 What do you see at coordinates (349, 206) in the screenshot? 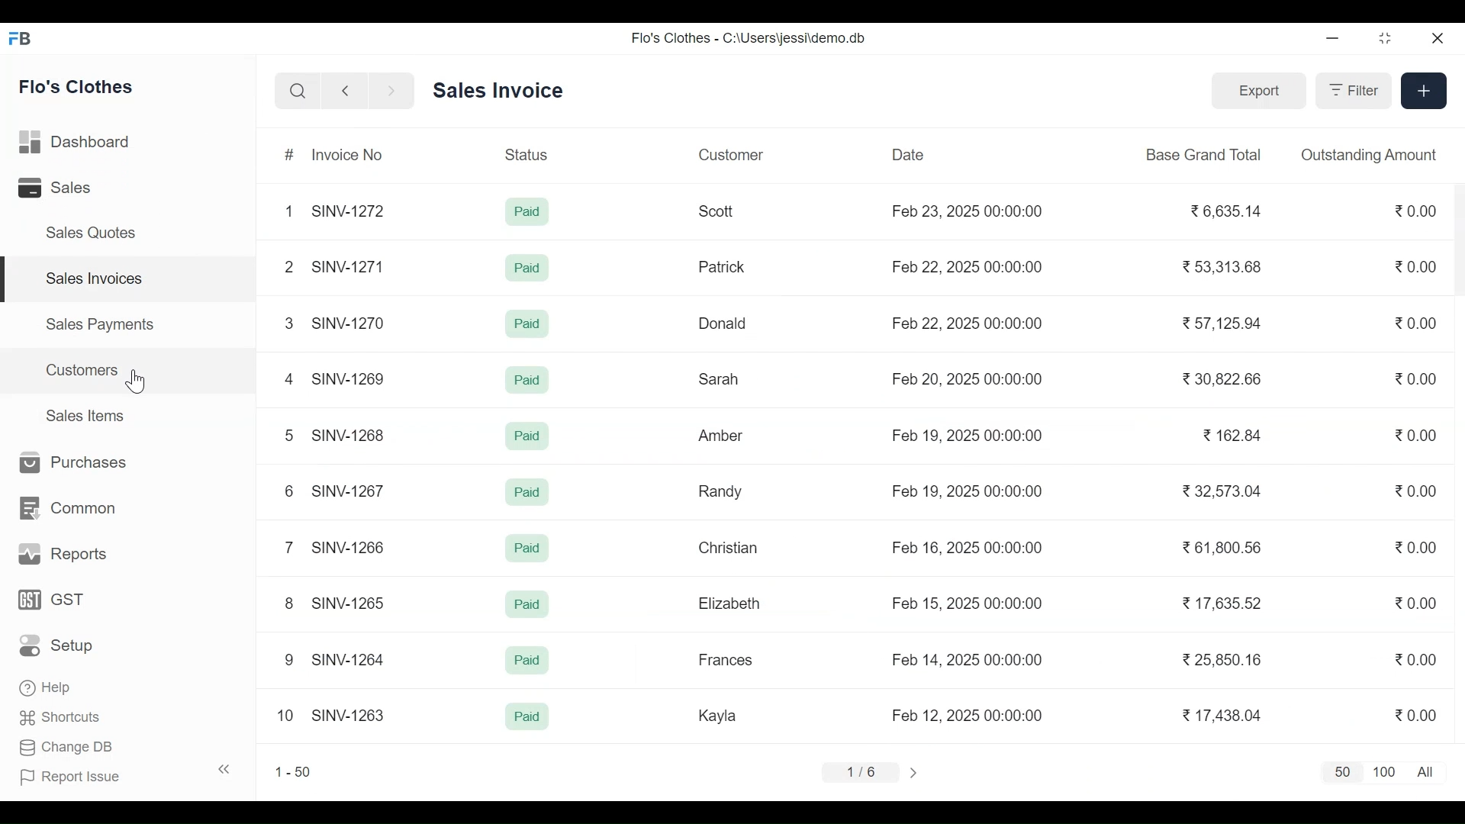
I see `SINV-1272` at bounding box center [349, 206].